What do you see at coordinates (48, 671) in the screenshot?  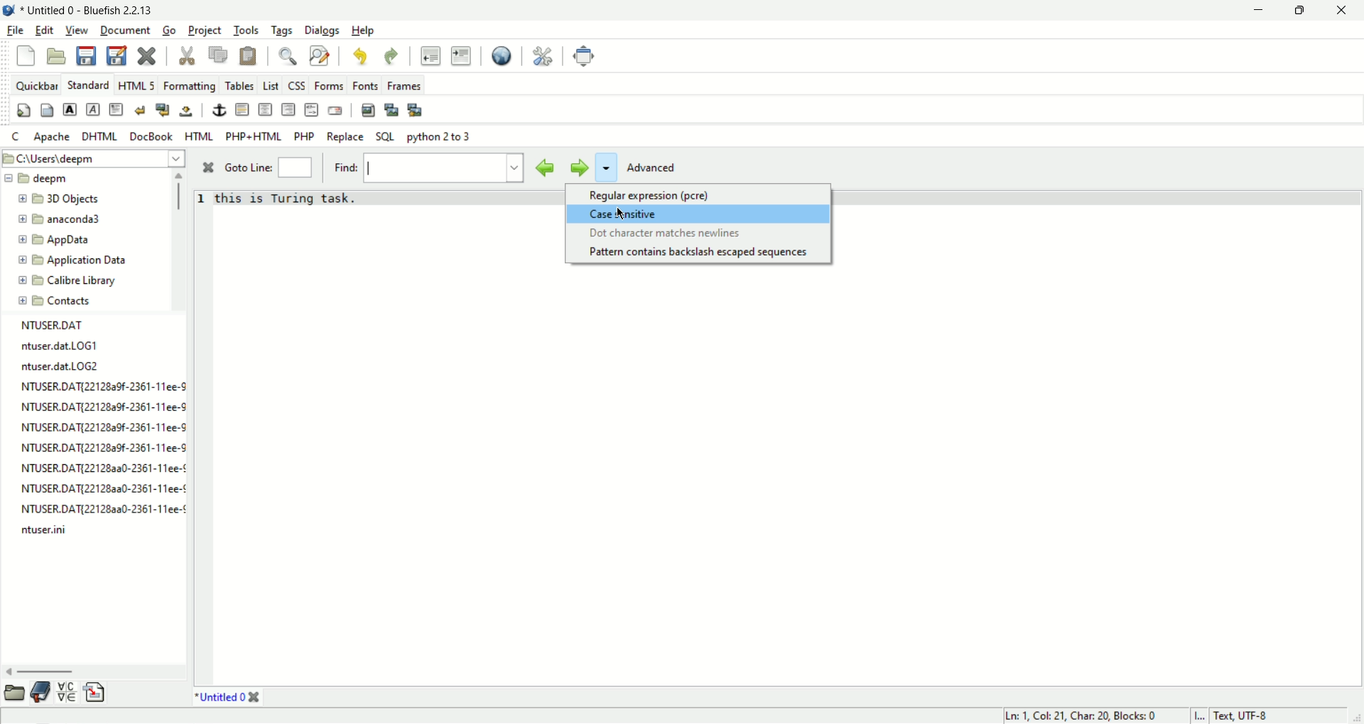 I see `horizontal scroll bar` at bounding box center [48, 671].